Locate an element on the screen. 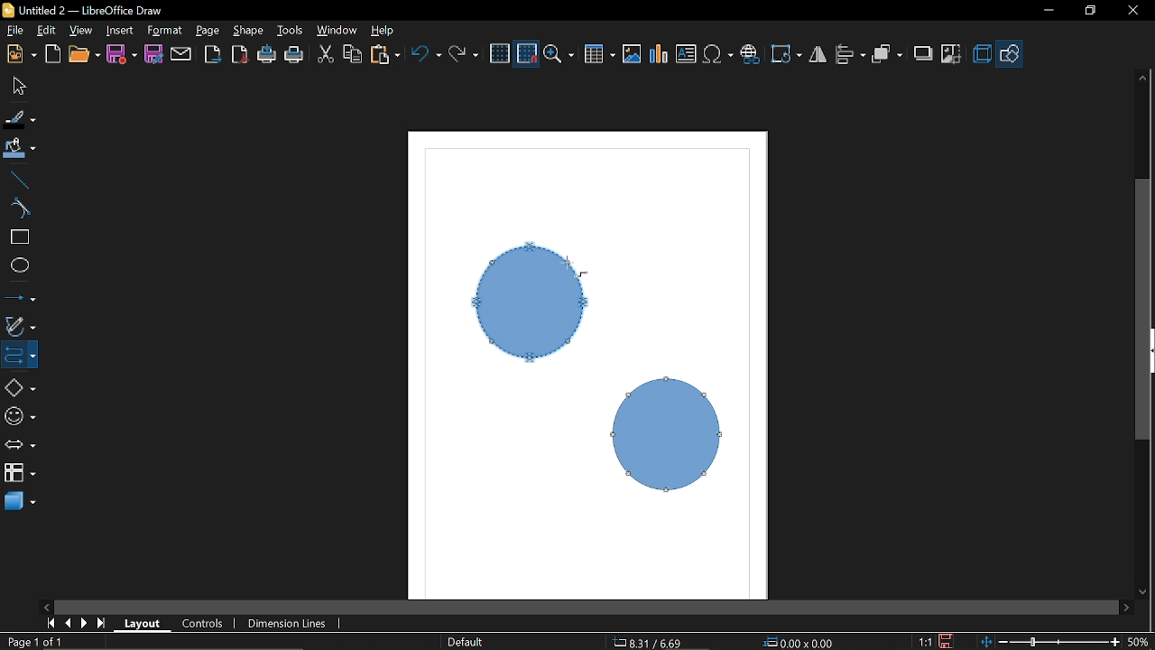 The height and width of the screenshot is (650, 1155). Current window is located at coordinates (83, 10).